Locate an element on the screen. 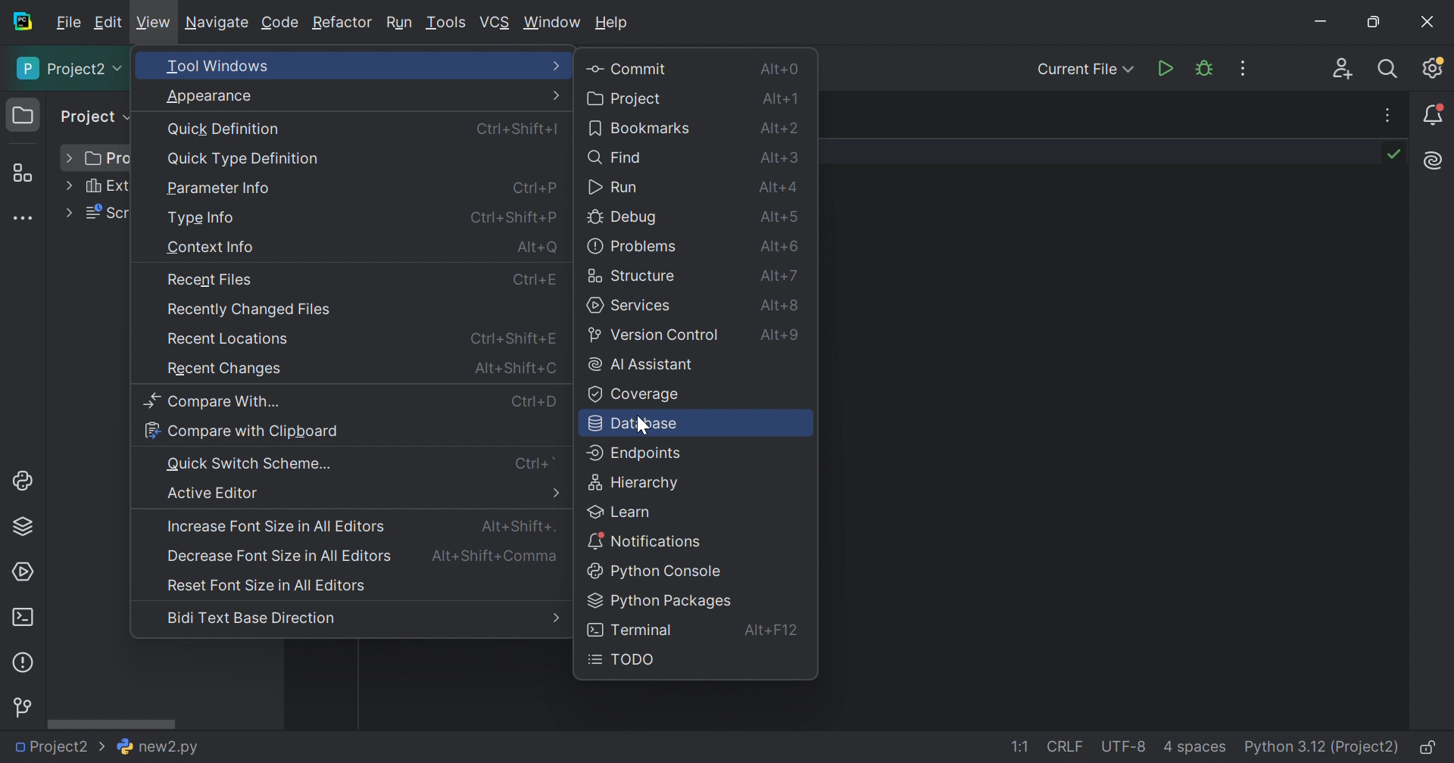 The image size is (1454, 763). Structure is located at coordinates (635, 276).